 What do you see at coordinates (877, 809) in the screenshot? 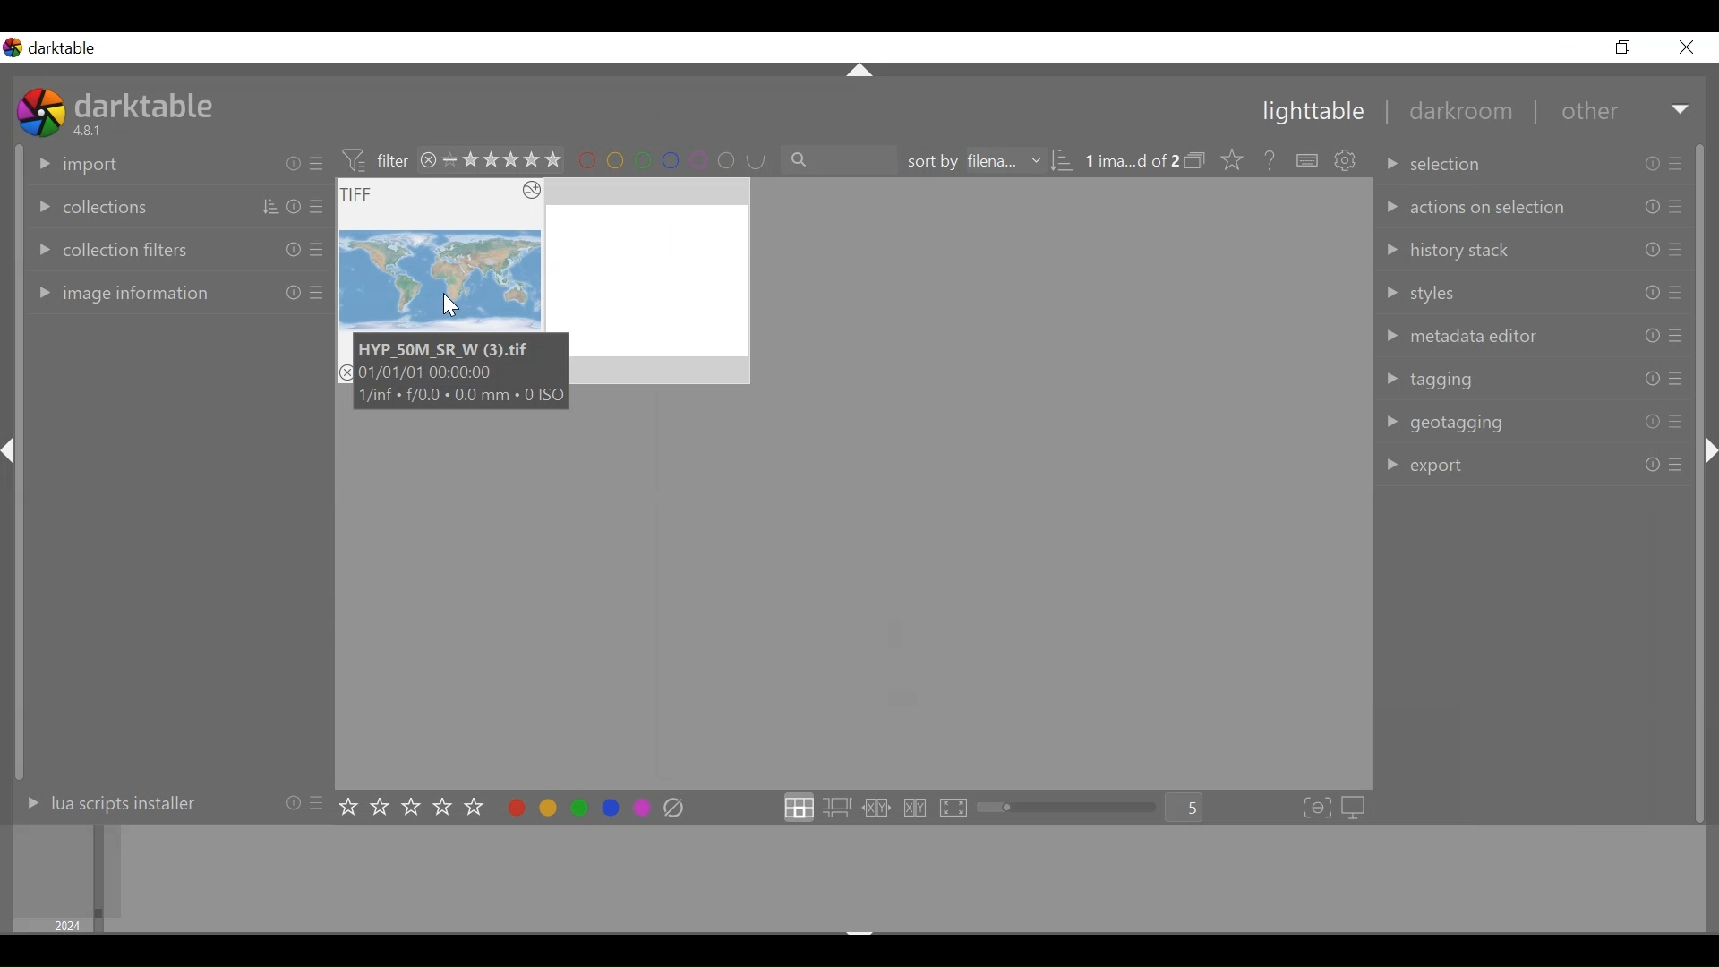
I see `click to enter culling layout in fixed mode` at bounding box center [877, 809].